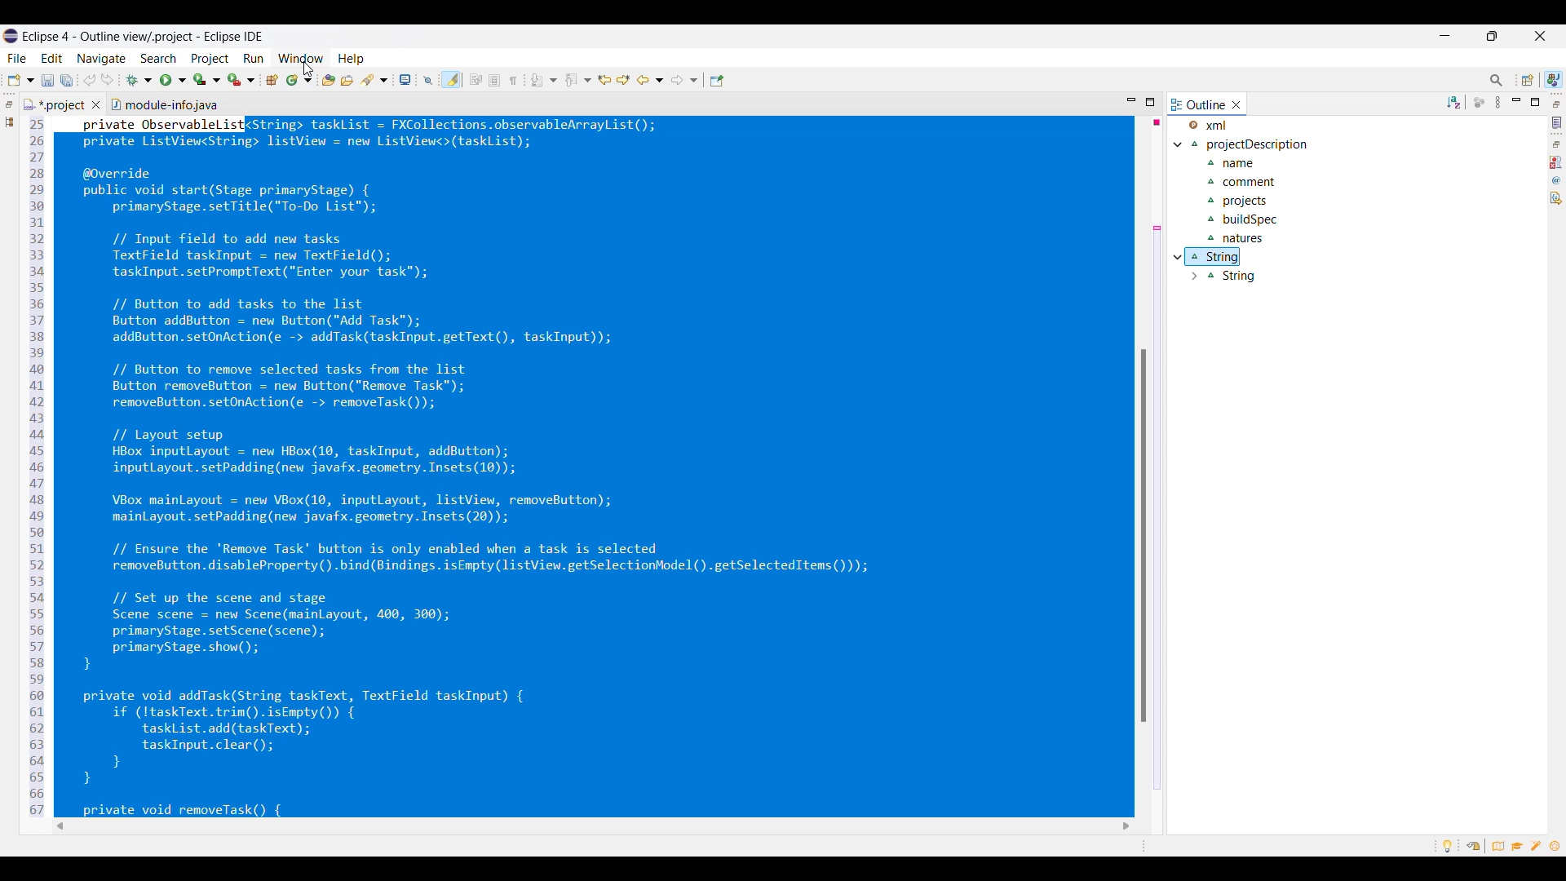 Image resolution: width=1566 pixels, height=881 pixels. I want to click on Save all, so click(67, 80).